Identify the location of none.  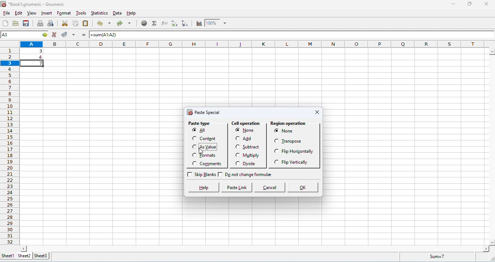
(250, 131).